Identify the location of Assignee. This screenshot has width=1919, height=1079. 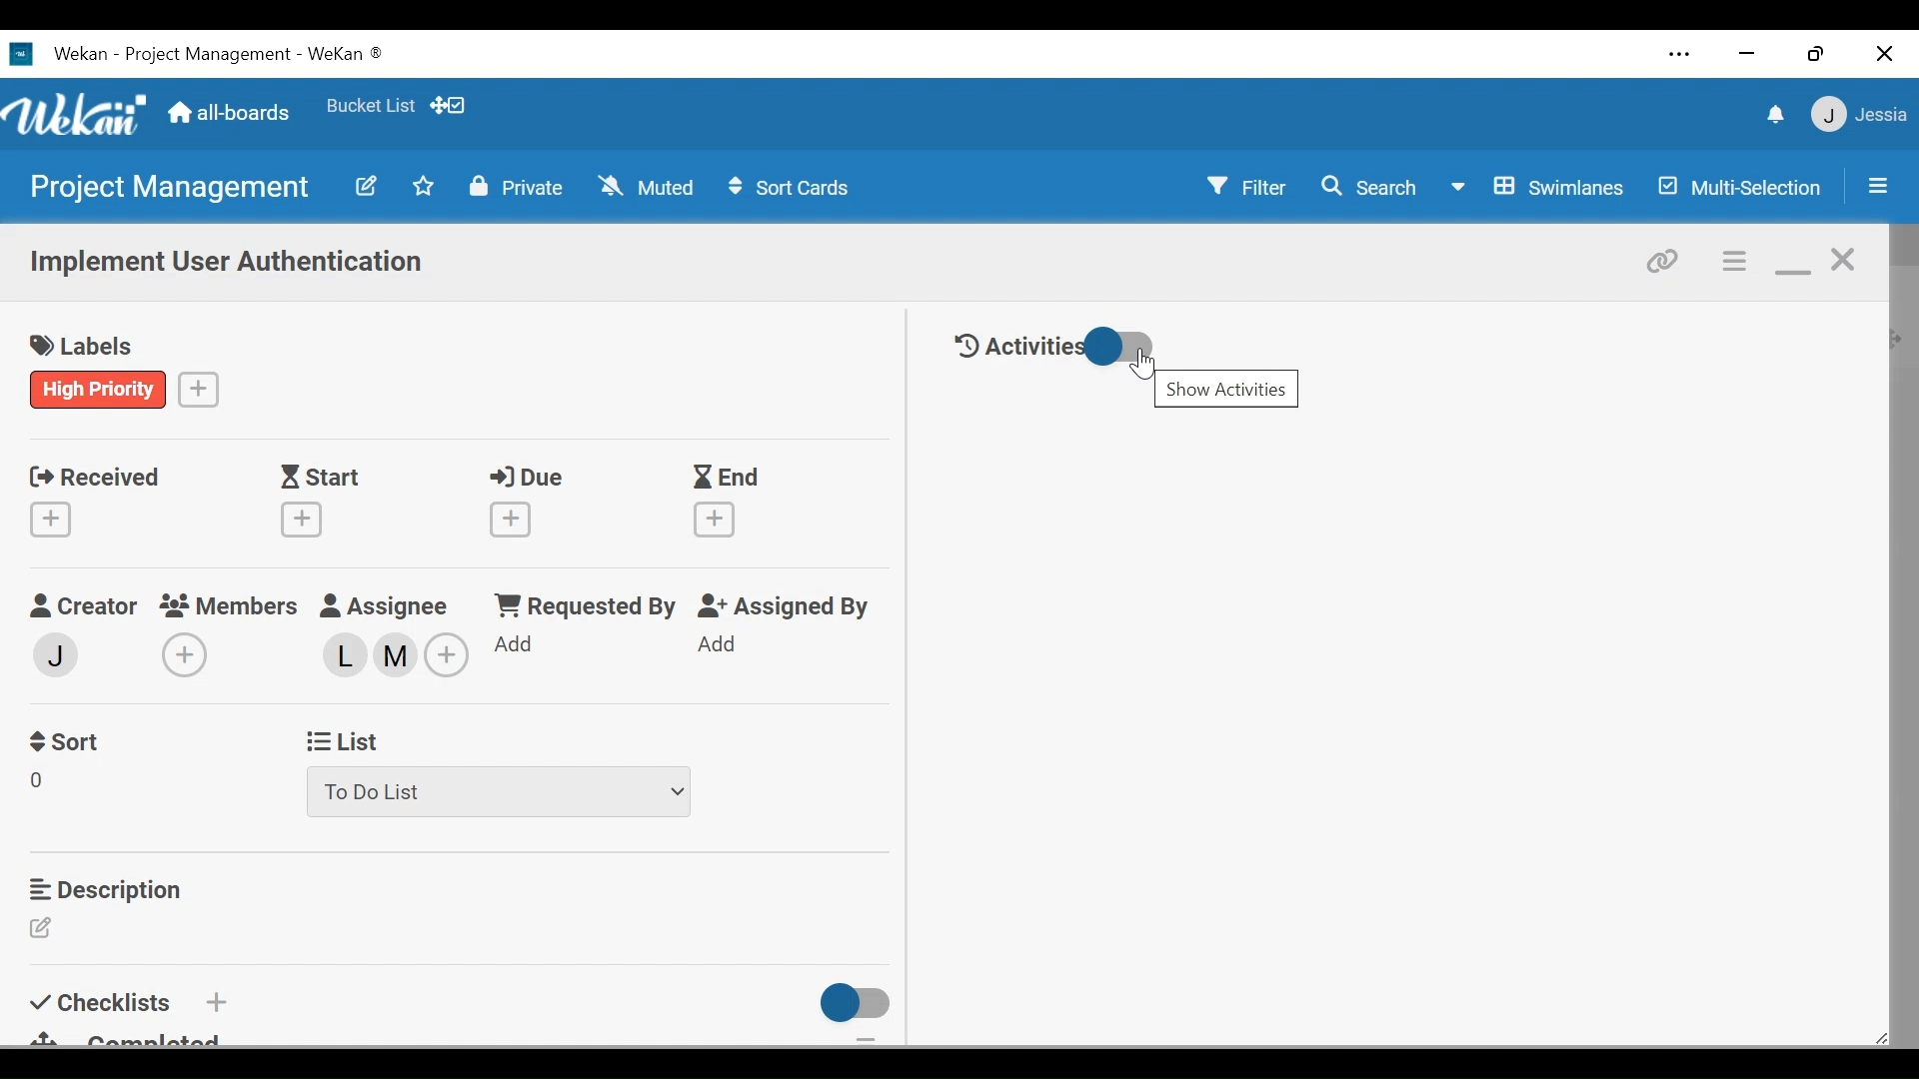
(389, 604).